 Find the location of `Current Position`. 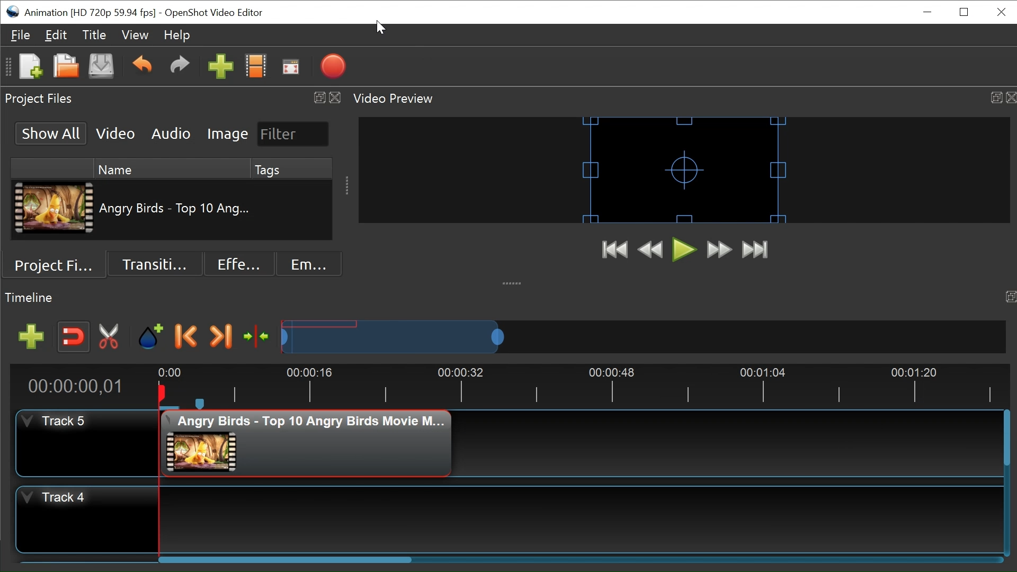

Current Position is located at coordinates (77, 385).